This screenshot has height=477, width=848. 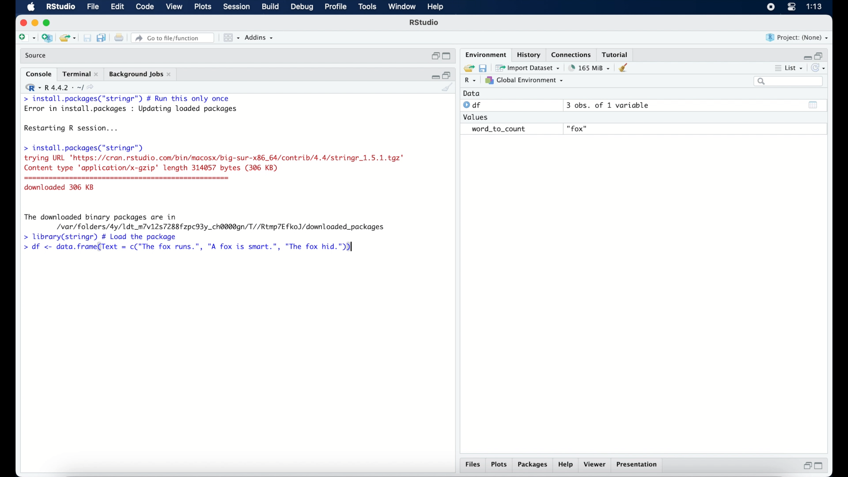 What do you see at coordinates (49, 23) in the screenshot?
I see `maximize` at bounding box center [49, 23].